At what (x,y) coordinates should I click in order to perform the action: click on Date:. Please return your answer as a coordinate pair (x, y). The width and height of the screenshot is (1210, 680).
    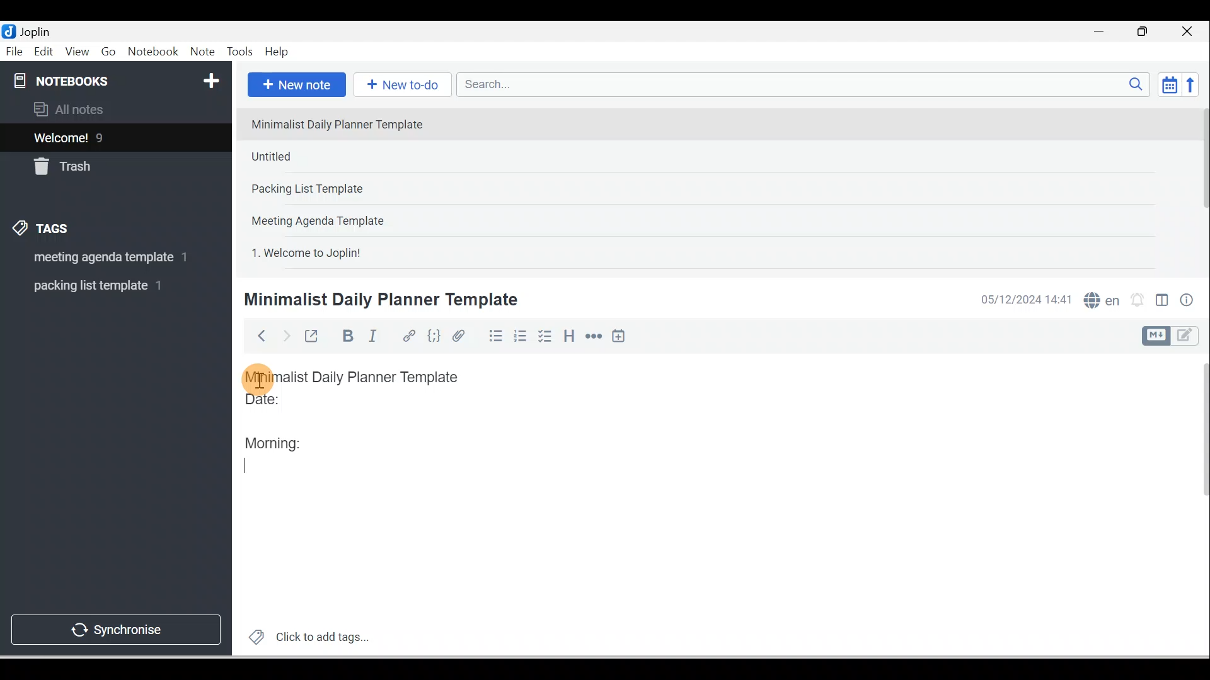
    Looking at the image, I should click on (298, 405).